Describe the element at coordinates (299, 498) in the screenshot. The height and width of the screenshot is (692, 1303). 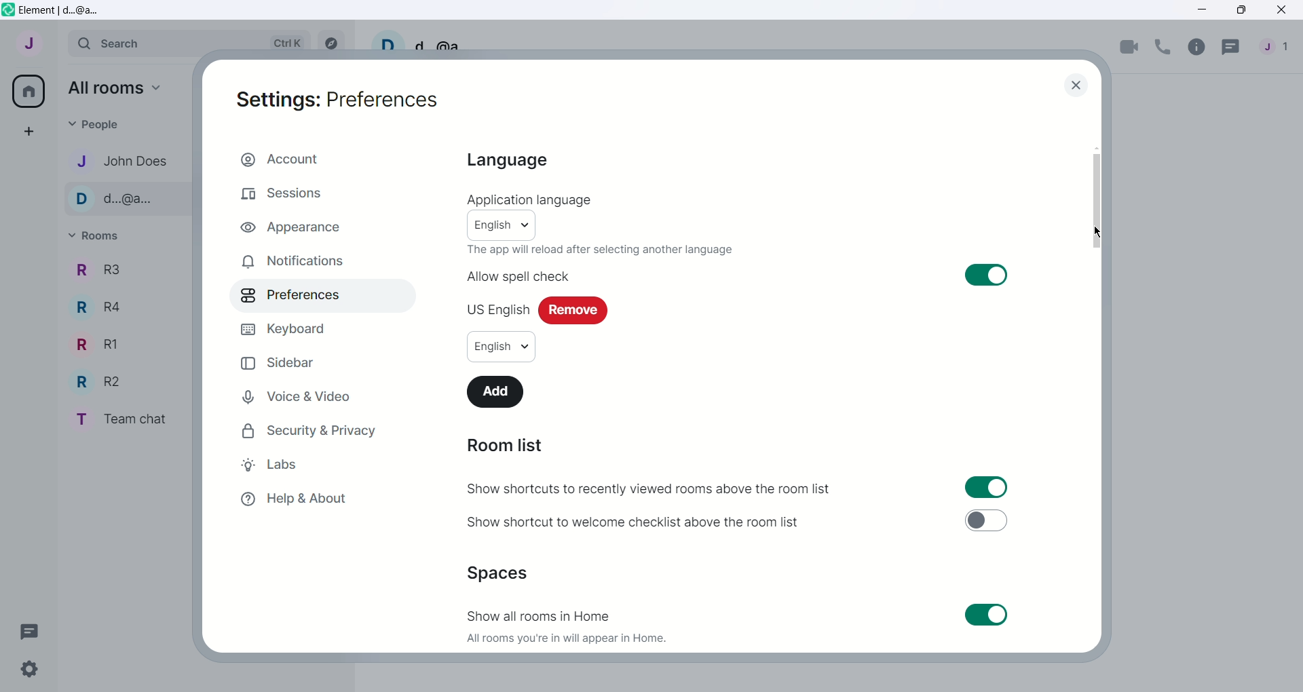
I see `Help and About` at that location.